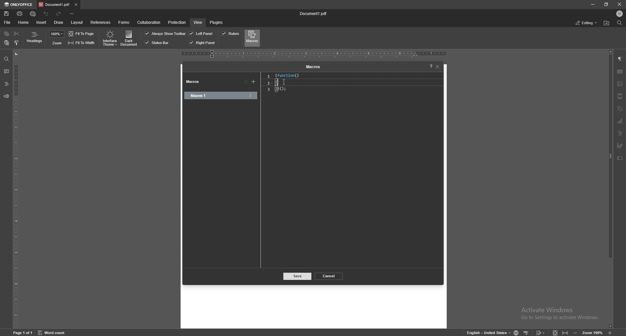 The width and height of the screenshot is (626, 336). What do you see at coordinates (23, 332) in the screenshot?
I see `page` at bounding box center [23, 332].